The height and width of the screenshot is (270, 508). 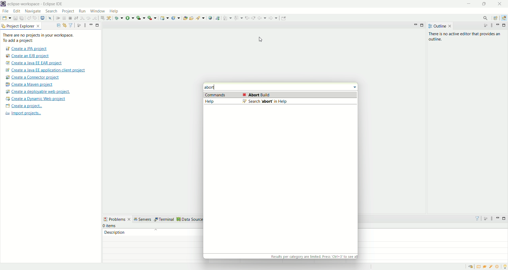 What do you see at coordinates (478, 267) in the screenshot?
I see `overview` at bounding box center [478, 267].